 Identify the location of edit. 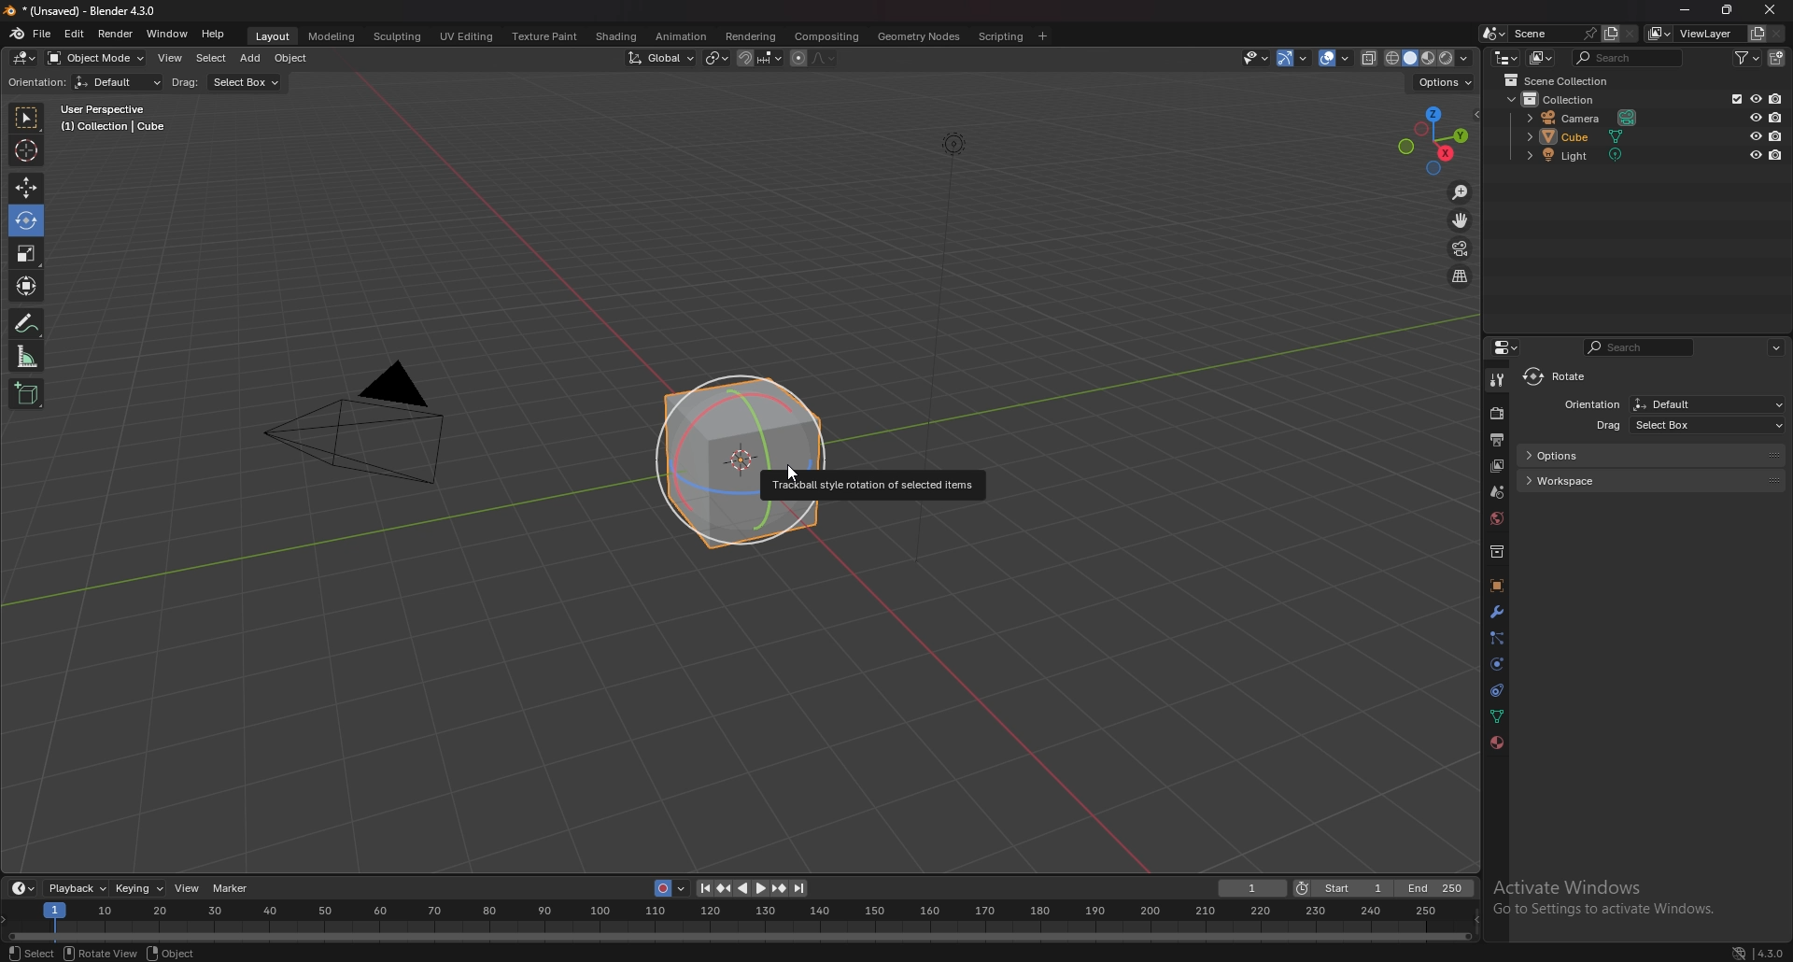
(74, 33).